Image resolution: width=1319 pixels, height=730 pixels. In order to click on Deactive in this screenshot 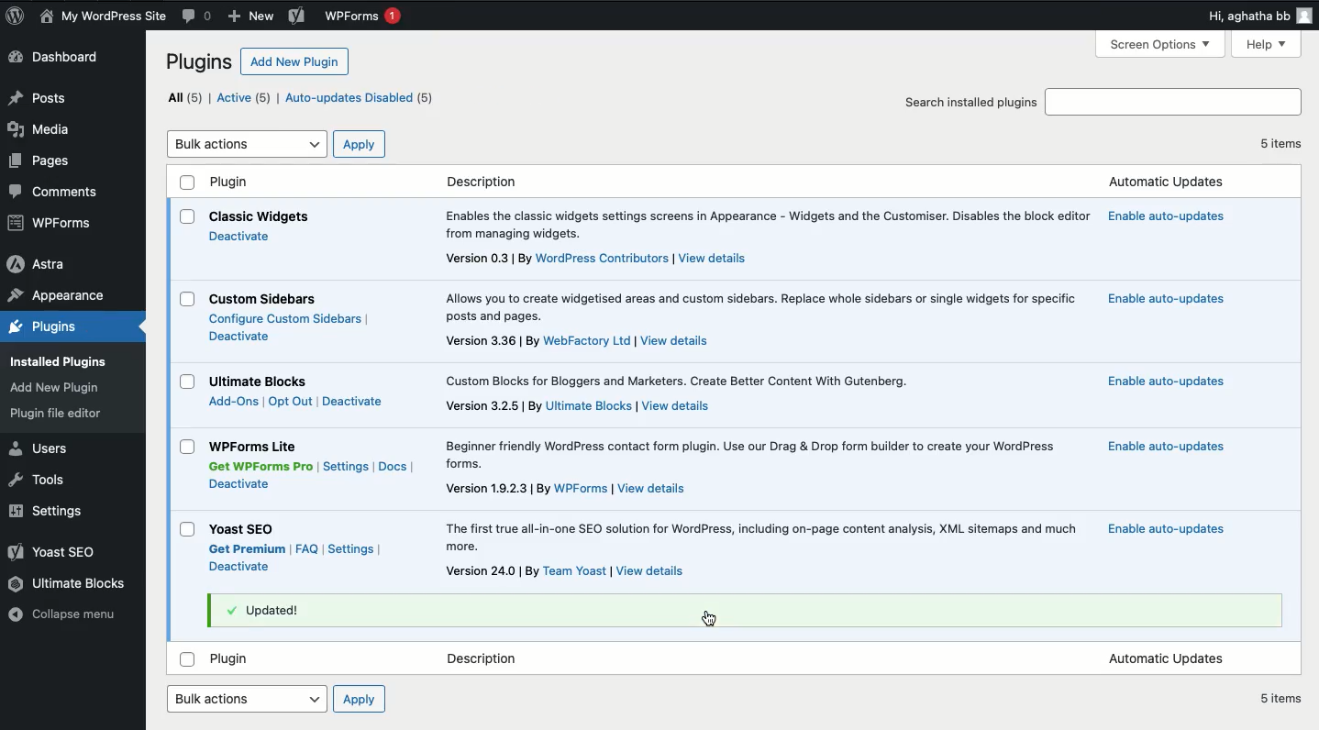, I will do `click(240, 236)`.